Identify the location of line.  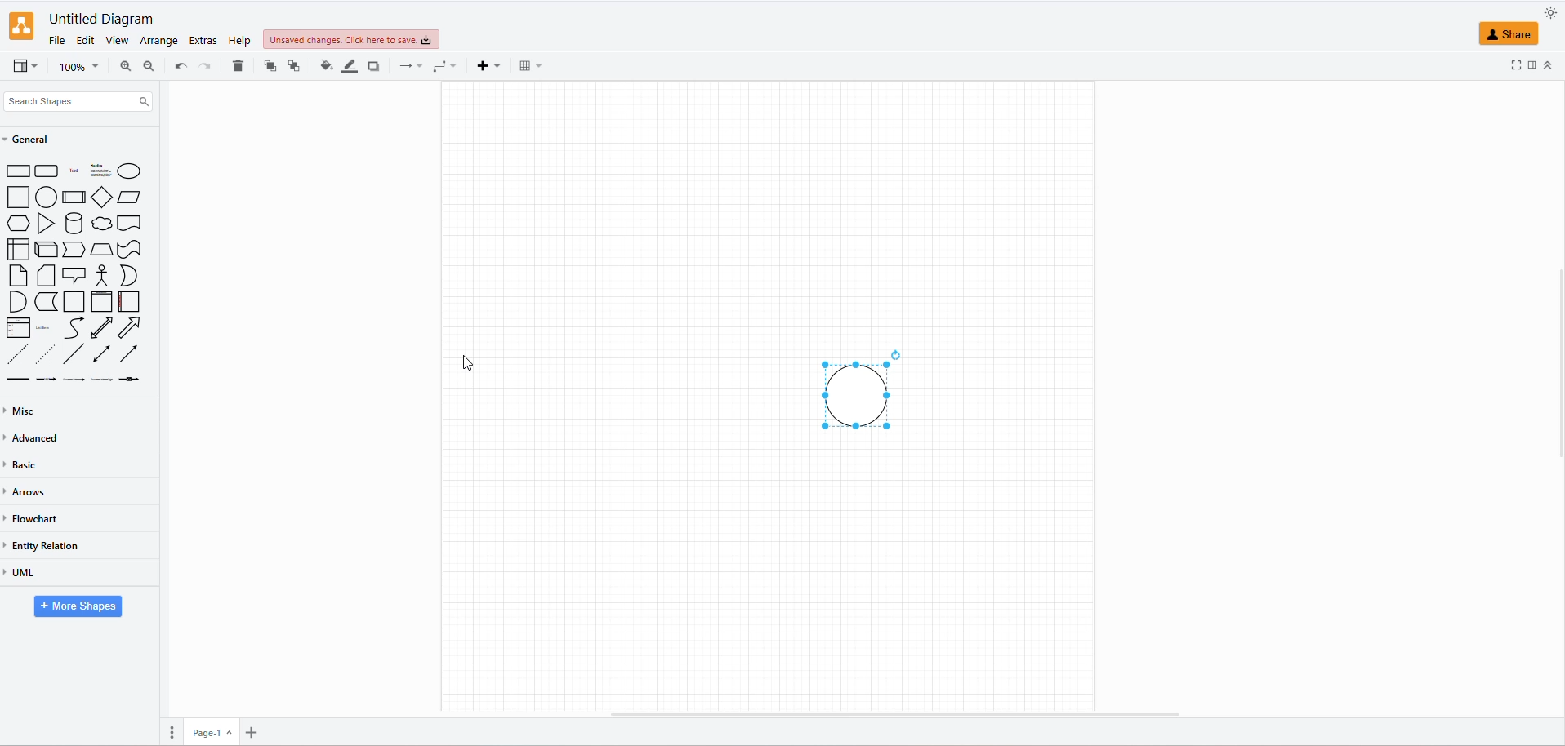
(18, 380).